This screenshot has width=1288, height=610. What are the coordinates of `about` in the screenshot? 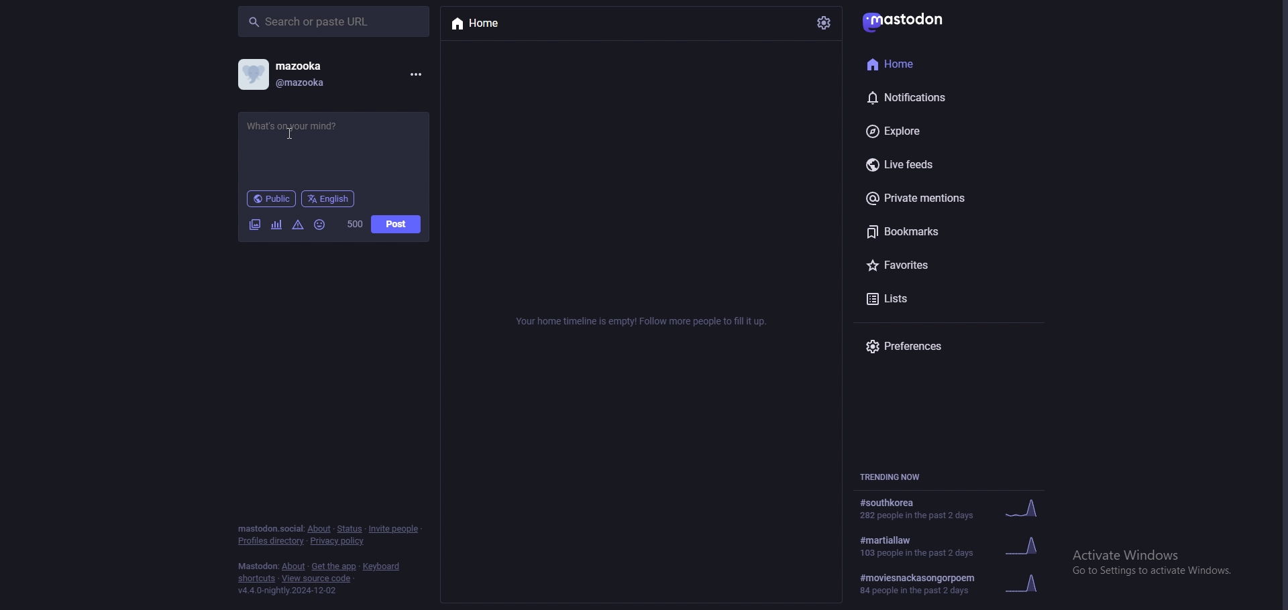 It's located at (319, 529).